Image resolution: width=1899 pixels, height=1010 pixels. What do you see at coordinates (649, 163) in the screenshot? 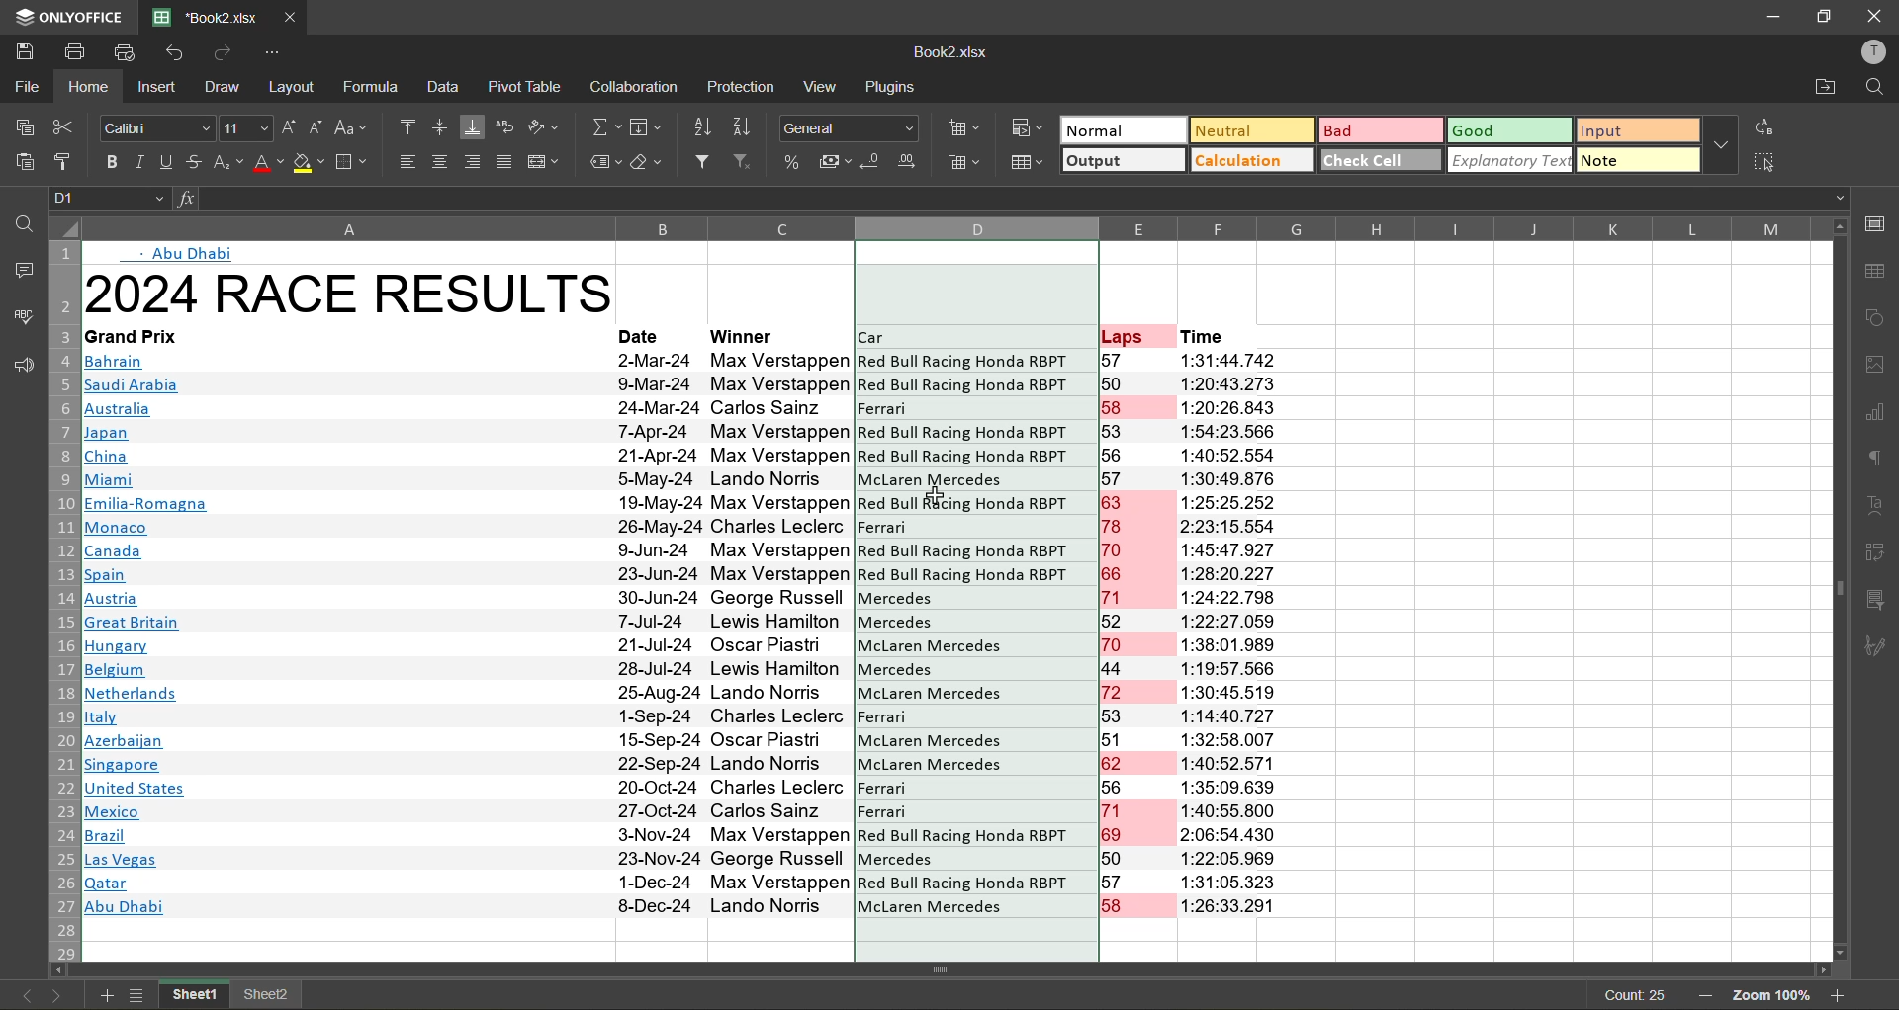
I see `clear` at bounding box center [649, 163].